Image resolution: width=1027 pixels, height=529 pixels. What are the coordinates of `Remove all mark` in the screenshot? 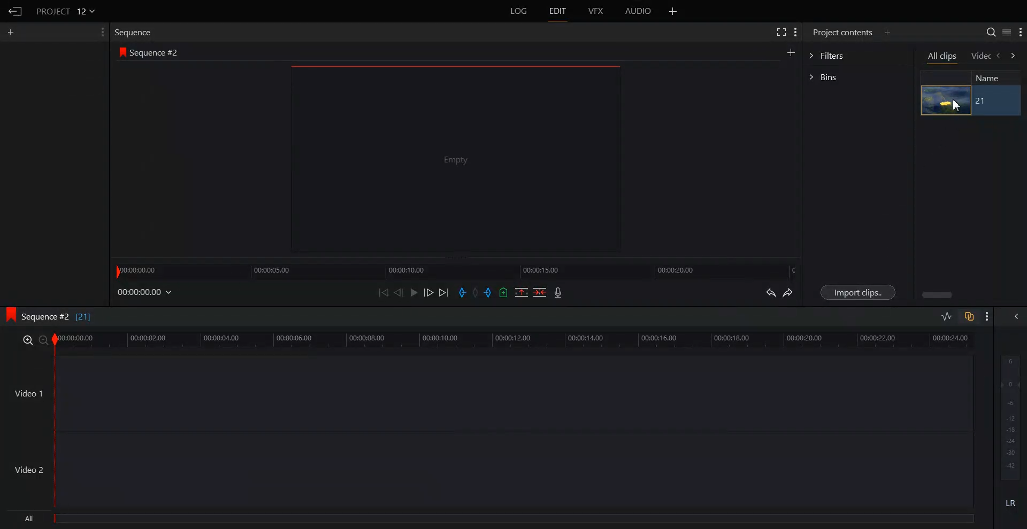 It's located at (477, 292).